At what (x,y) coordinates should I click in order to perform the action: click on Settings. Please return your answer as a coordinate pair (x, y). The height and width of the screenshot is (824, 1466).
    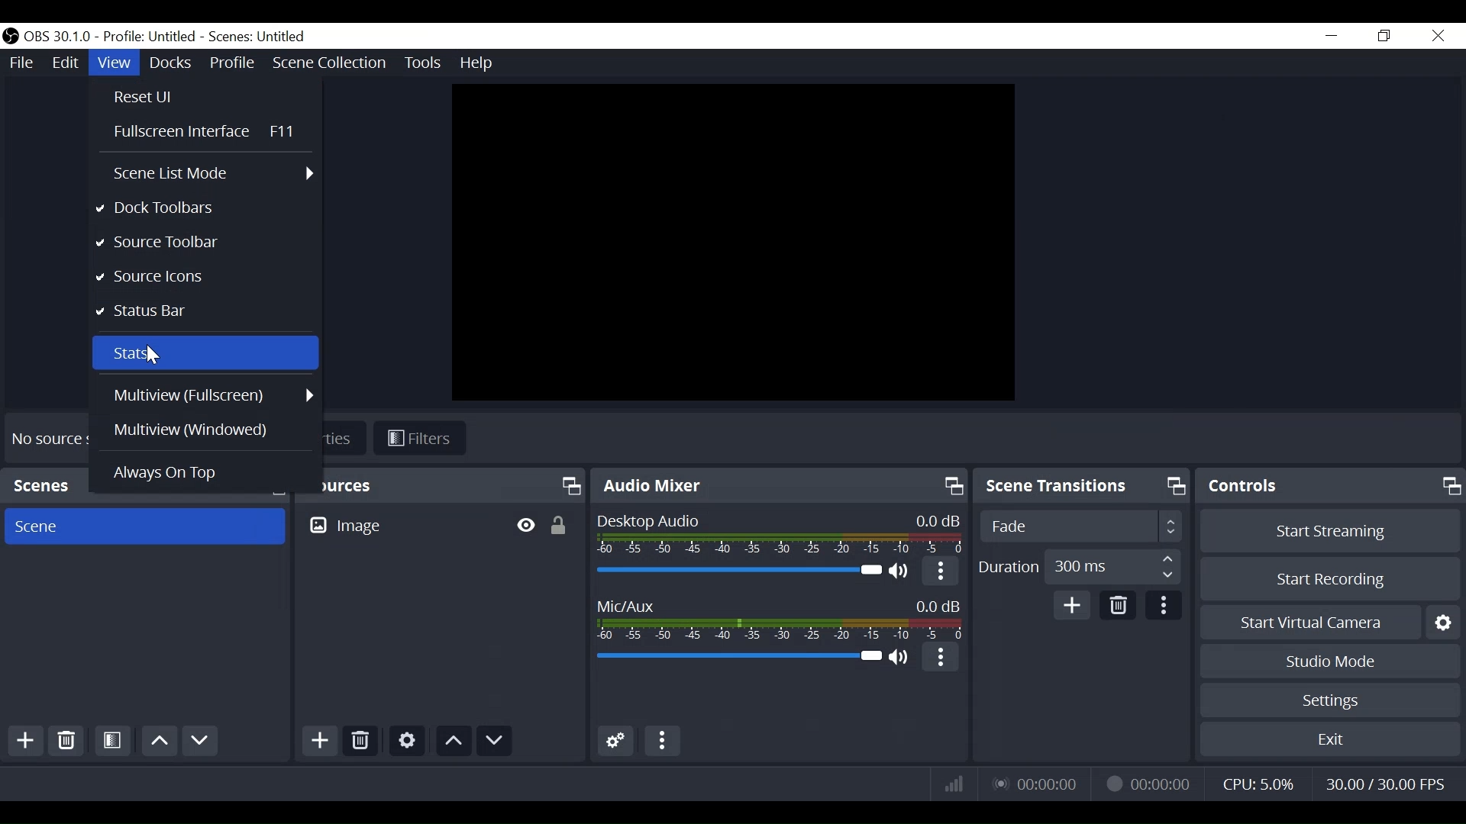
    Looking at the image, I should click on (407, 741).